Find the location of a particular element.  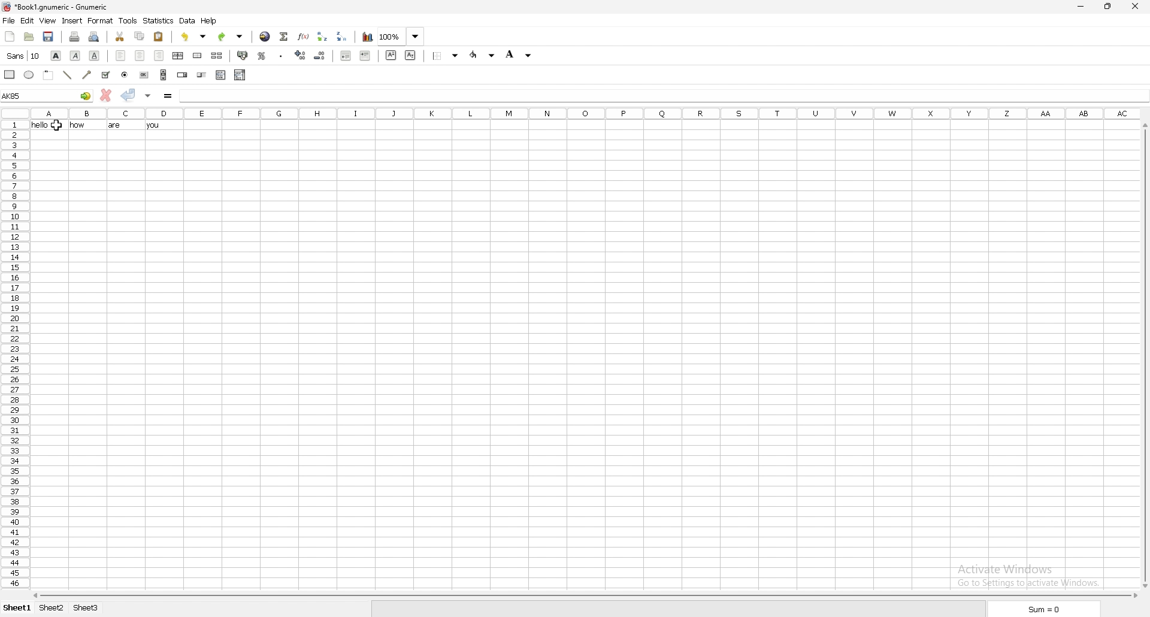

are is located at coordinates (116, 126).